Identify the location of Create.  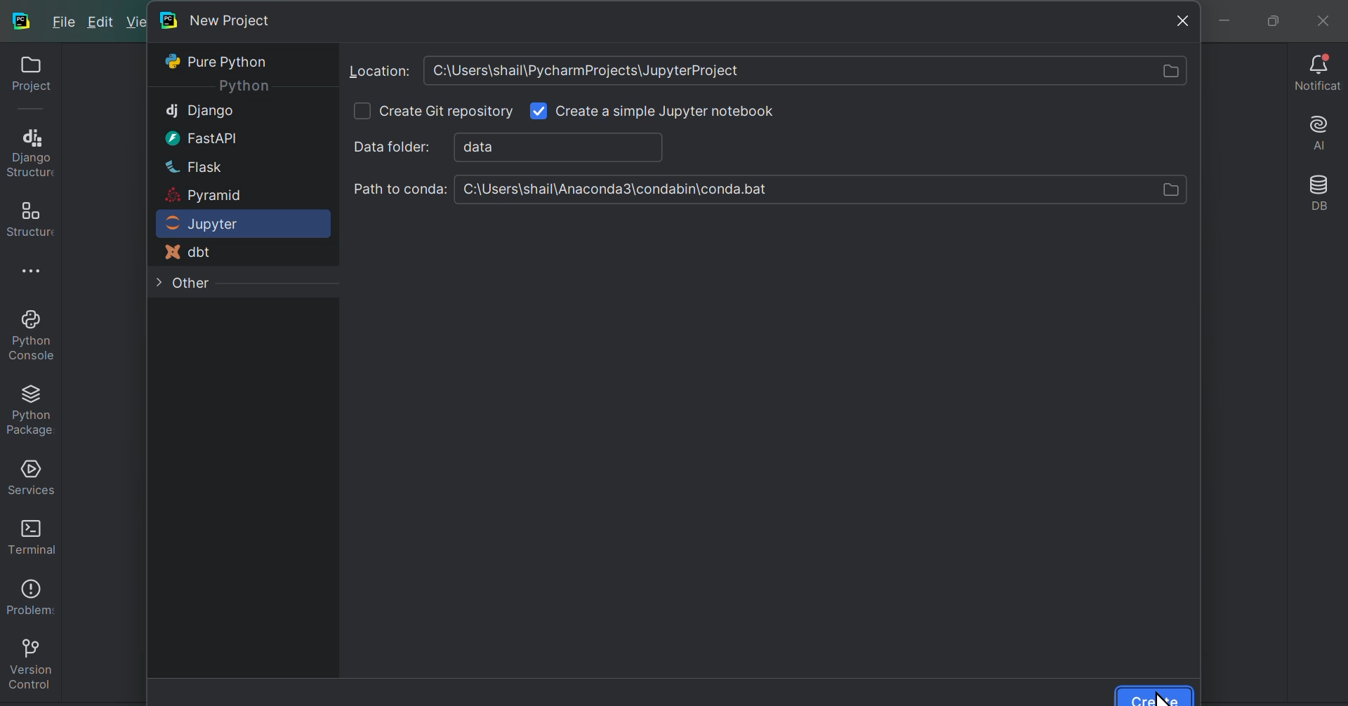
(1156, 695).